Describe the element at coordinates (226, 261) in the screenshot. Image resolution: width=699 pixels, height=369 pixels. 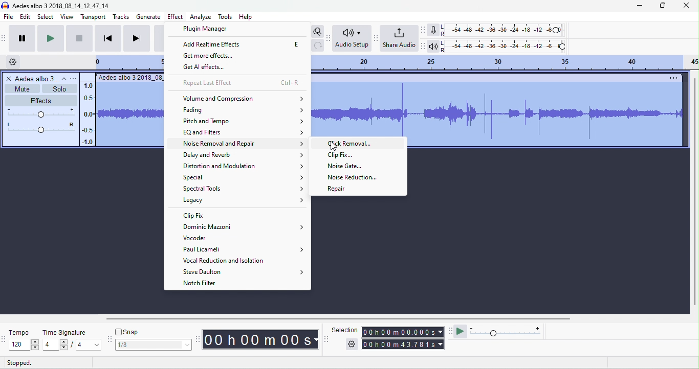
I see `vocal reduction and isolation` at that location.